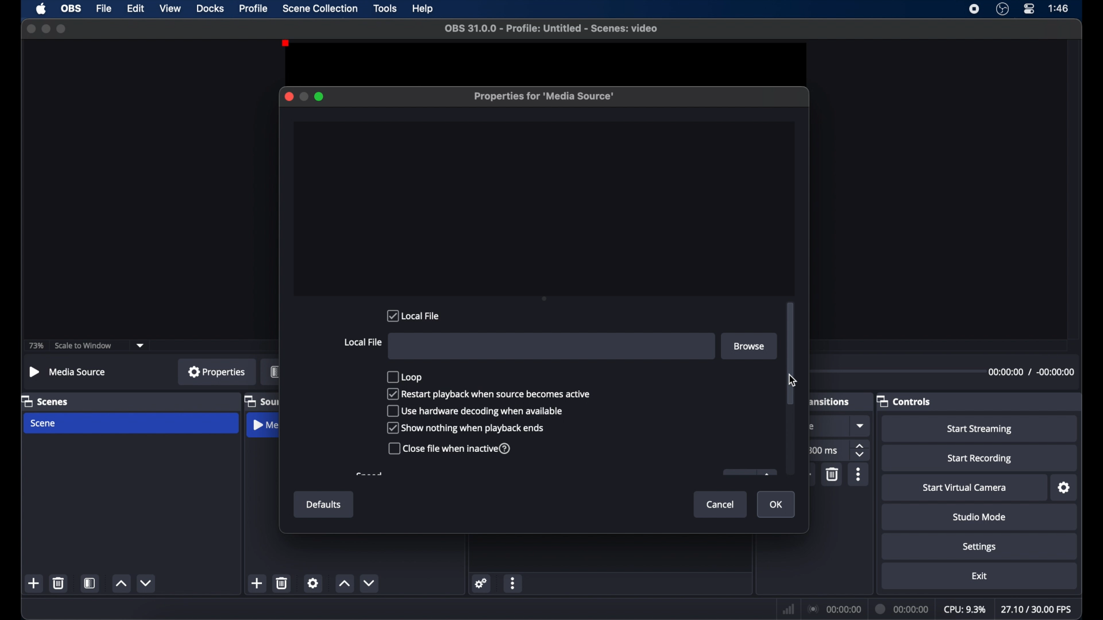 The width and height of the screenshot is (1103, 620). Describe the element at coordinates (466, 428) in the screenshot. I see `show nothing when playback ends` at that location.